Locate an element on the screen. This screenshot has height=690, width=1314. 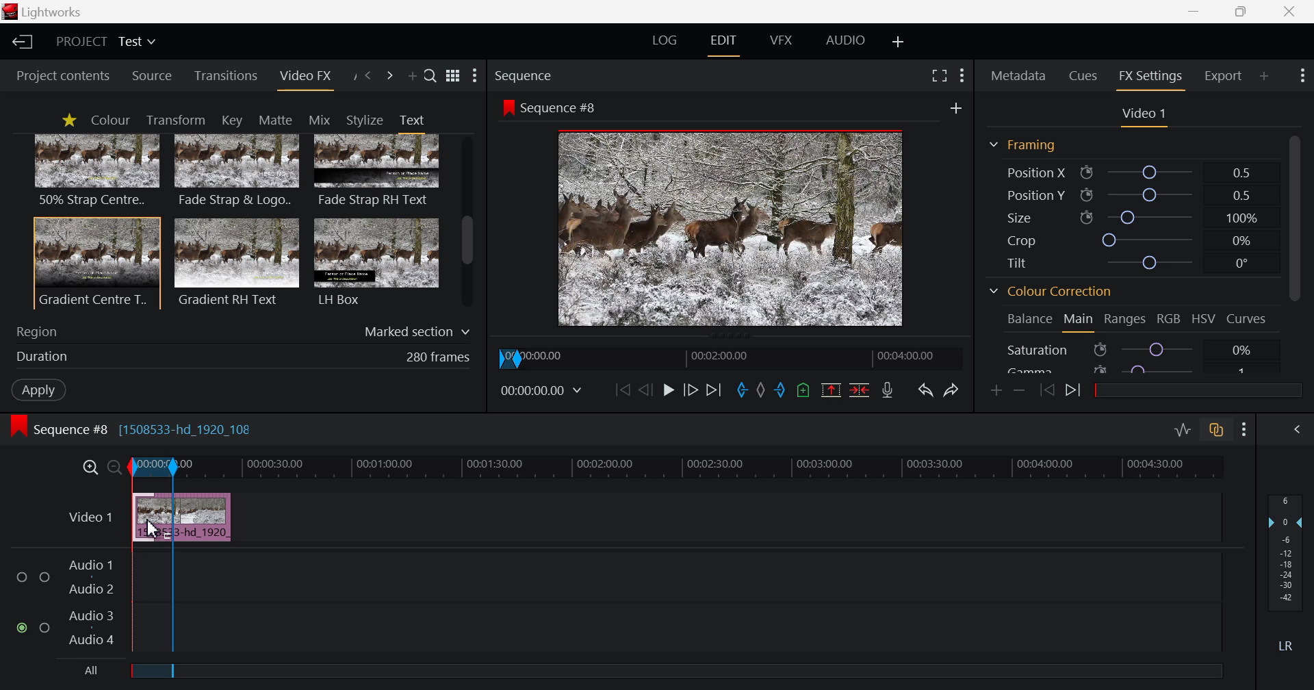
HSV is located at coordinates (1206, 320).